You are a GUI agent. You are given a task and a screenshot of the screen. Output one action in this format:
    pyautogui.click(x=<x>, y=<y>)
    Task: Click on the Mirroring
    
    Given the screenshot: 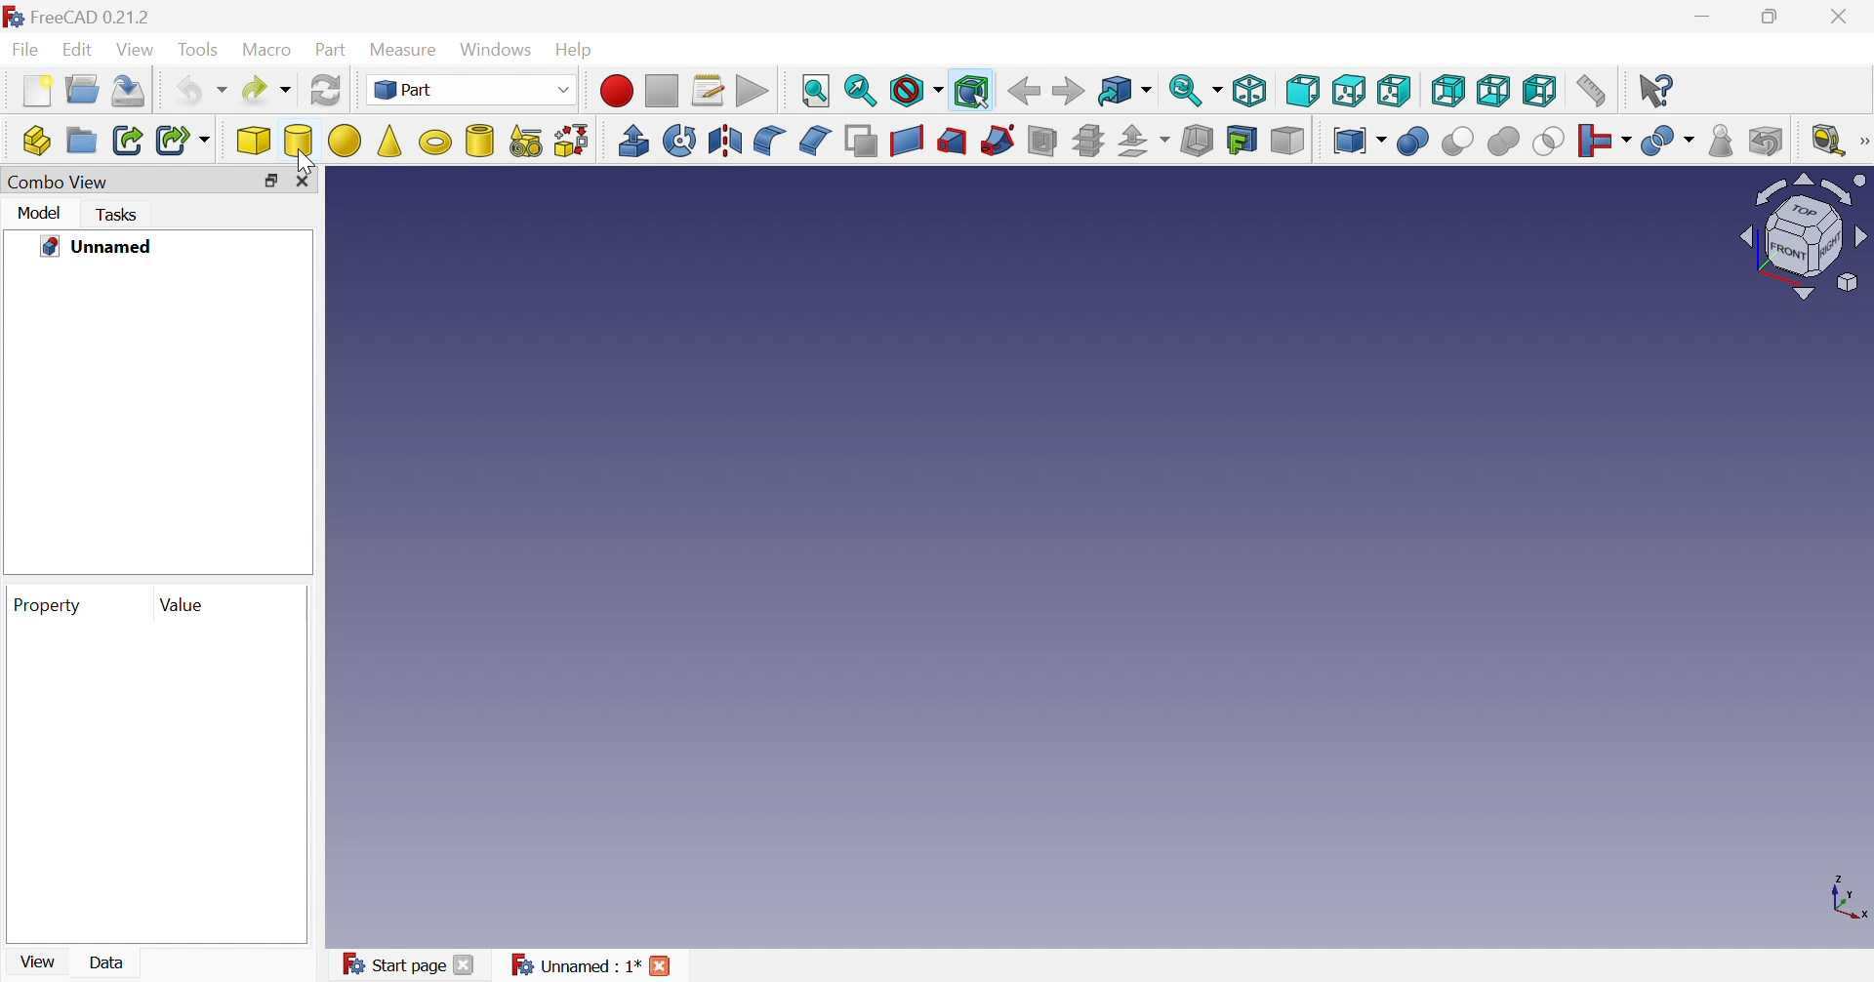 What is the action you would take?
    pyautogui.click(x=725, y=143)
    